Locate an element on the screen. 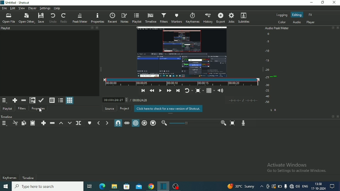  Notifications is located at coordinates (332, 186).